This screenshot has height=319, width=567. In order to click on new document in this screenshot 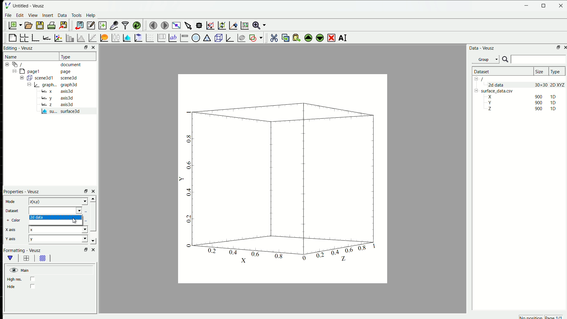, I will do `click(15, 25)`.